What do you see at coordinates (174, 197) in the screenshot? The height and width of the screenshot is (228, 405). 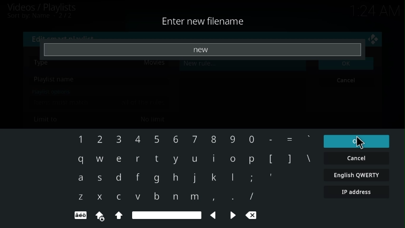 I see `n` at bounding box center [174, 197].